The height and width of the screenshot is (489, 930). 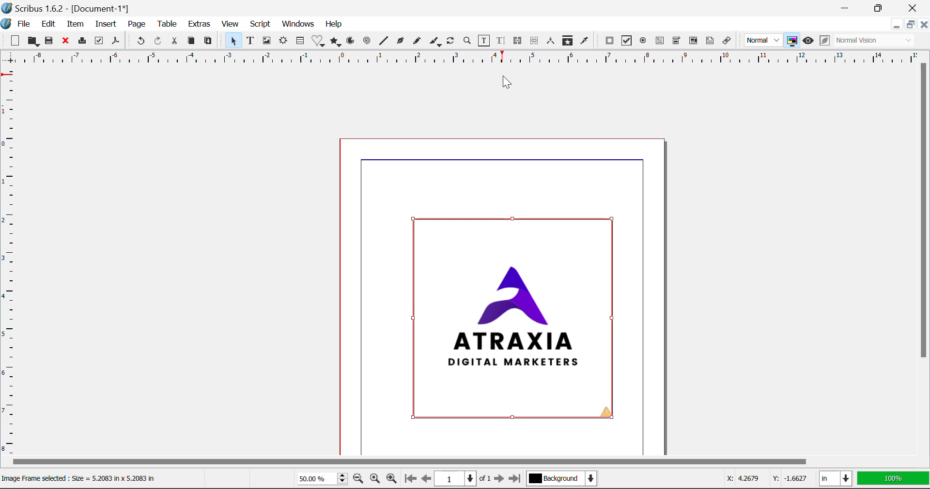 I want to click on Bezier Curve, so click(x=399, y=41).